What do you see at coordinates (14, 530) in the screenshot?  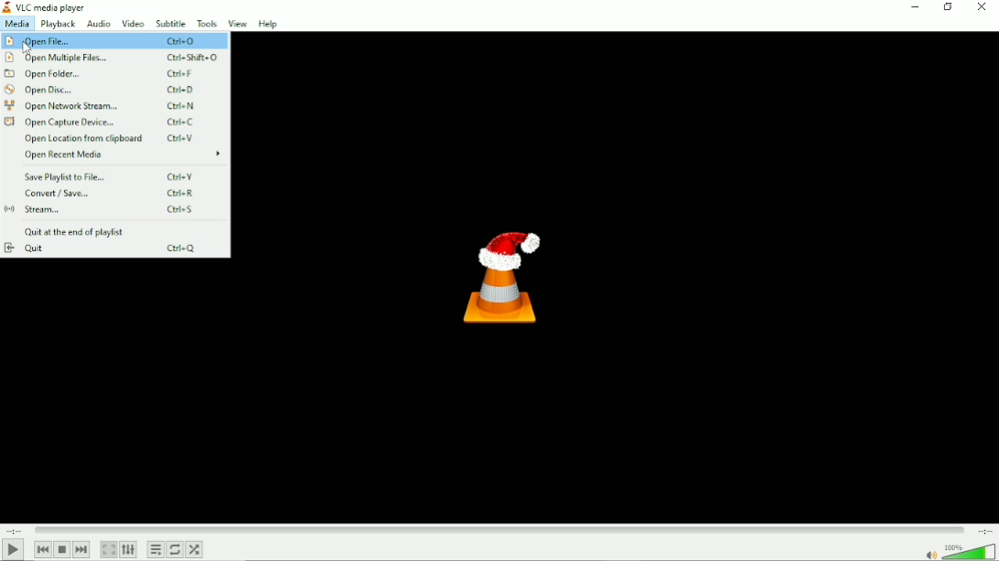 I see `Elapsed time` at bounding box center [14, 530].